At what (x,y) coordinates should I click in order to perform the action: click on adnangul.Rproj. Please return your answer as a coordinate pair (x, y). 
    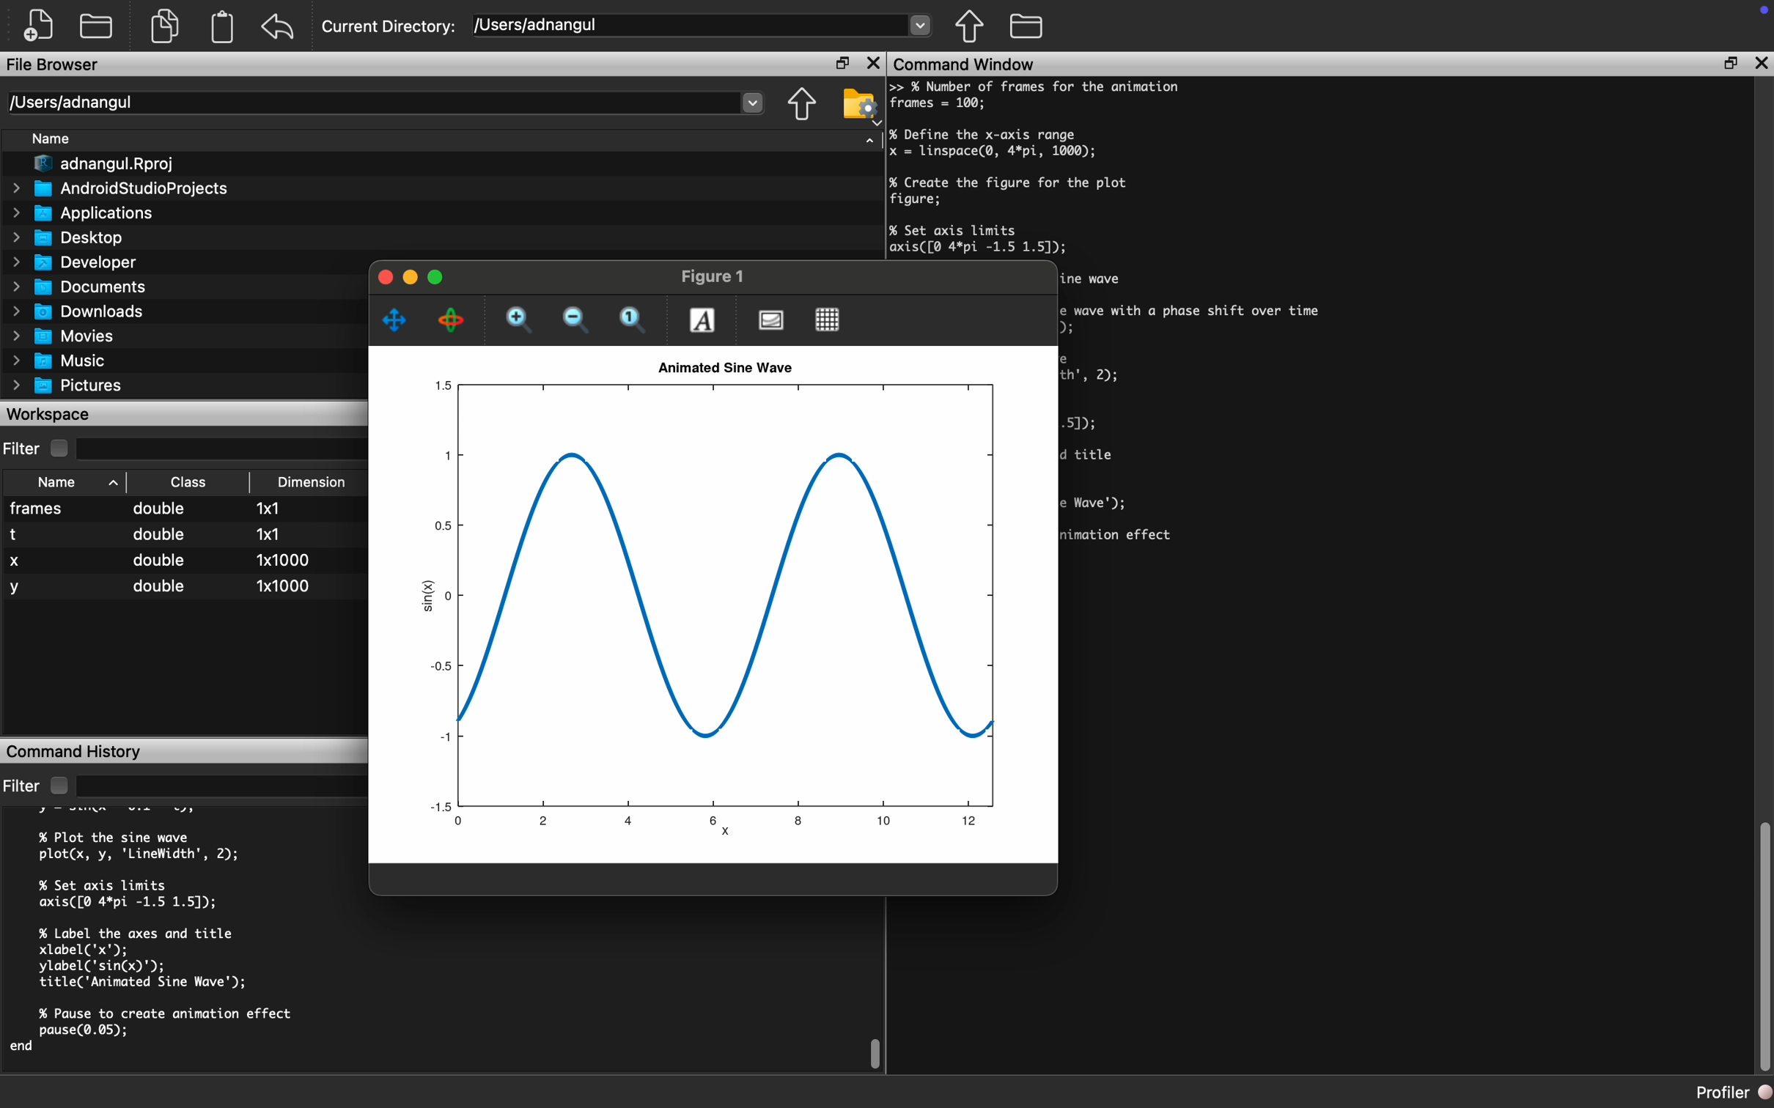
    Looking at the image, I should click on (102, 164).